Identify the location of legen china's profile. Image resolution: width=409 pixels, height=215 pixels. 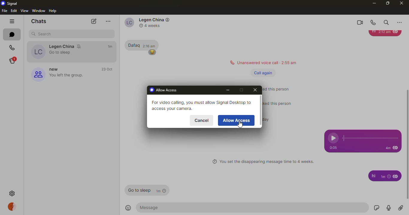
(37, 52).